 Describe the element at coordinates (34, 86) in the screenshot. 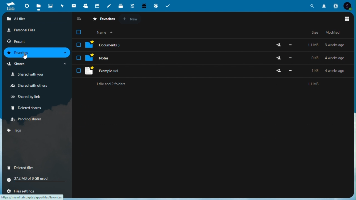

I see `Shared with others` at that location.